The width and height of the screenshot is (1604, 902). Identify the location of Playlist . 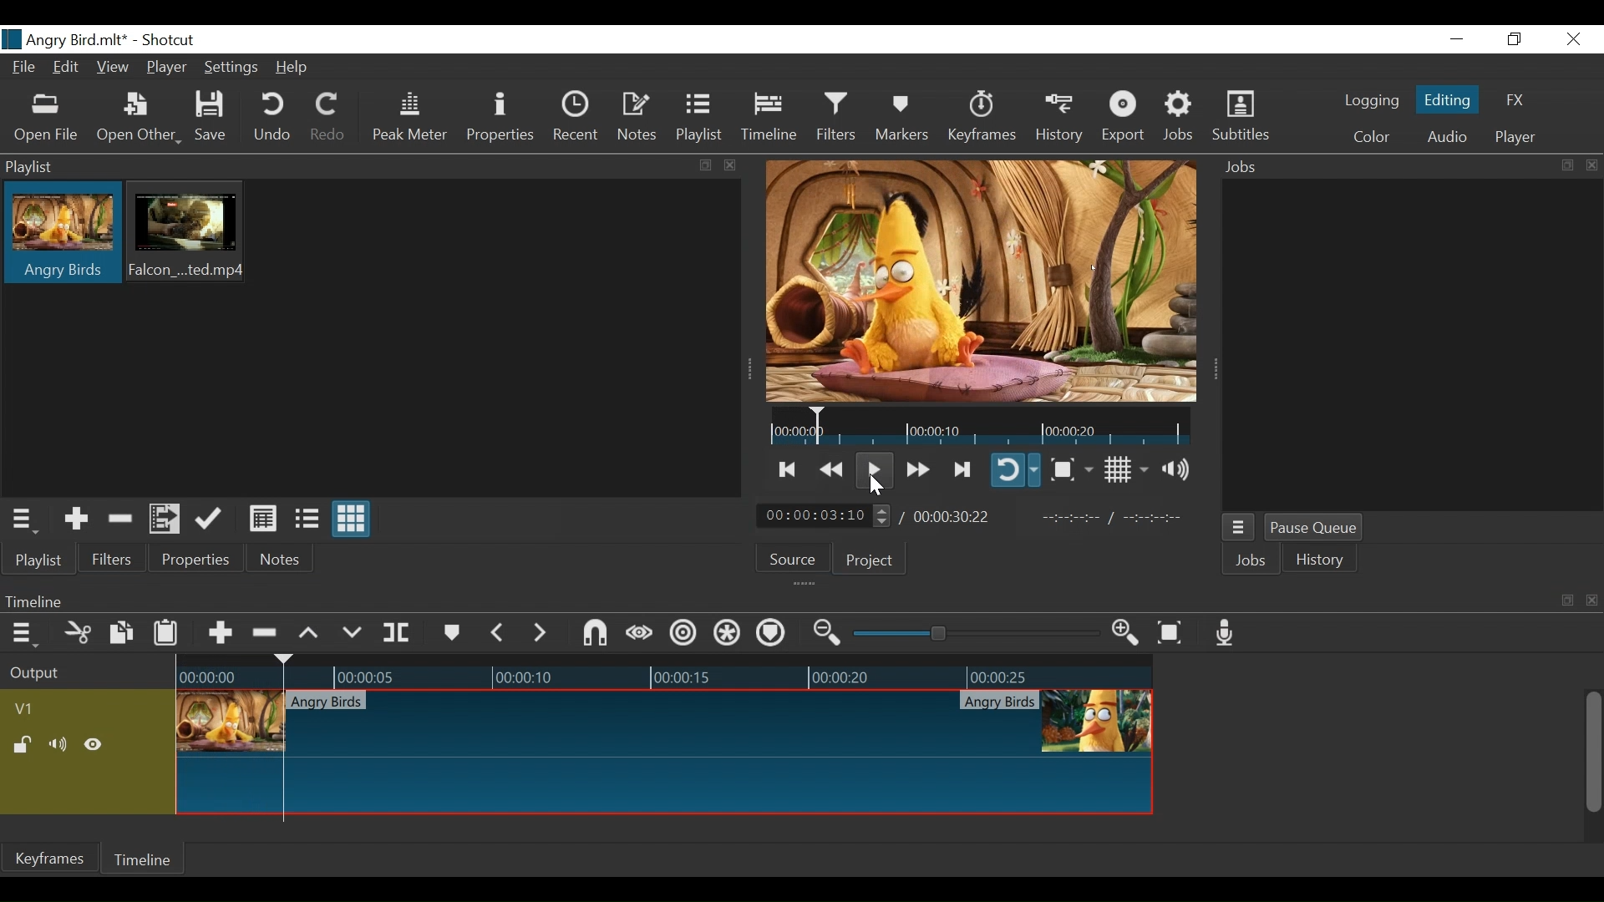
(38, 560).